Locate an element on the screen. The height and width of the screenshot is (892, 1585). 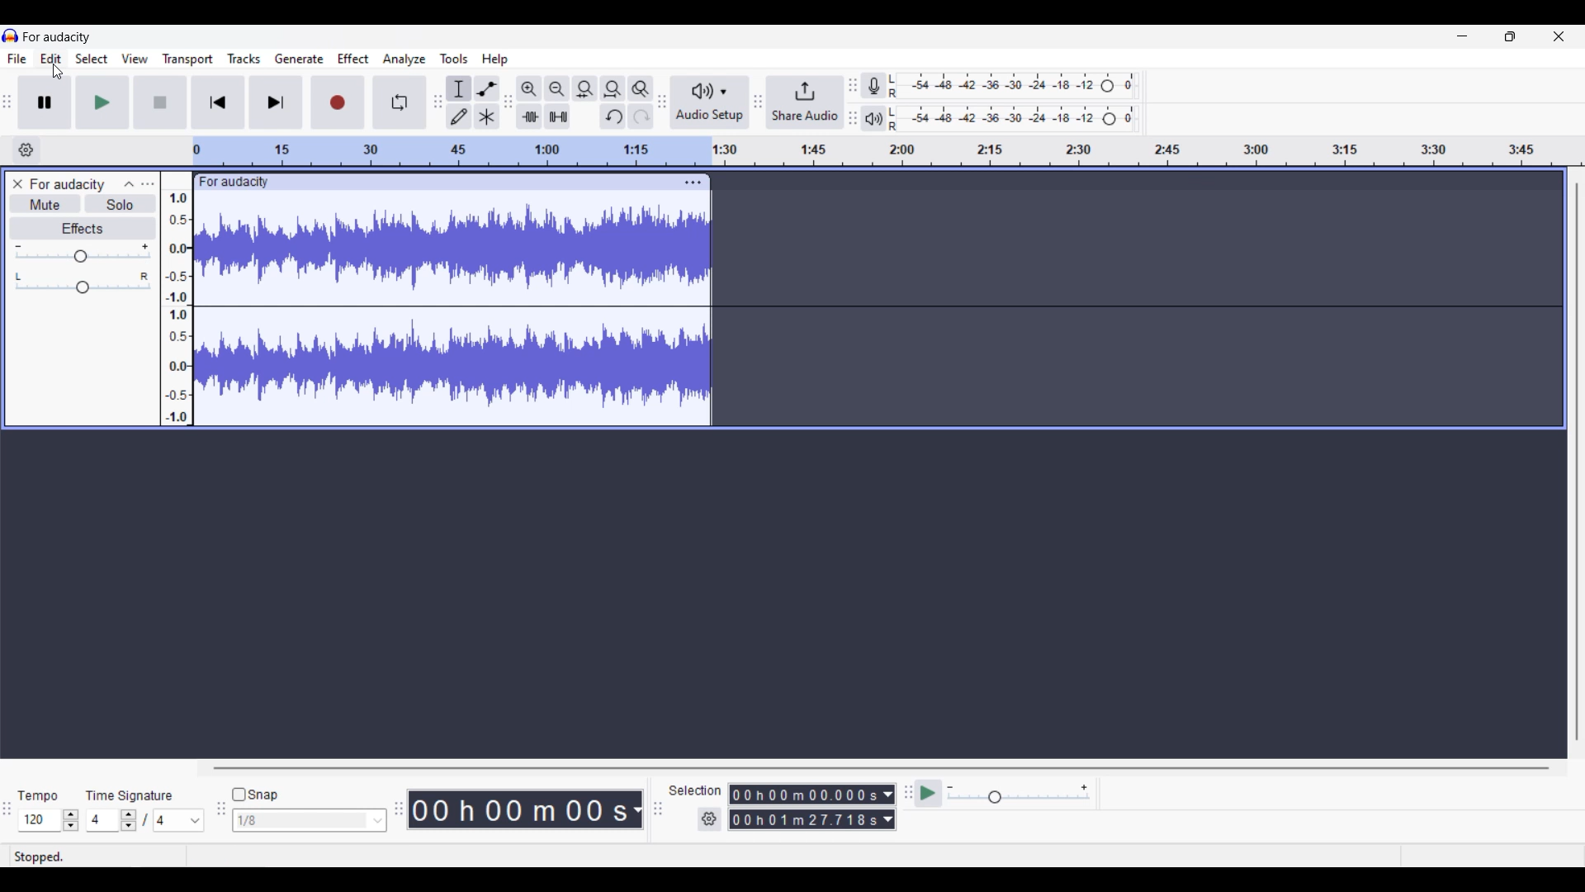
Record meter is located at coordinates (873, 85).